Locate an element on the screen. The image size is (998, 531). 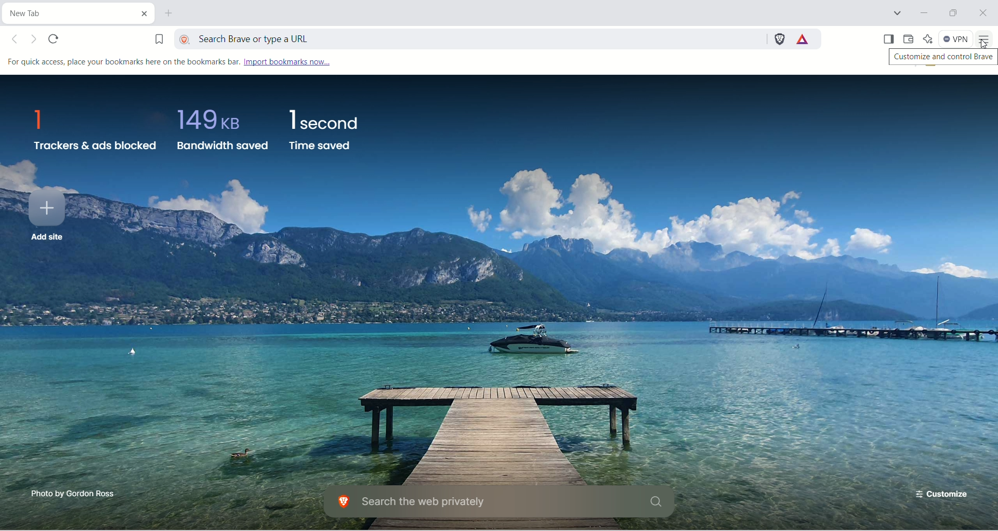
import bookmarks now is located at coordinates (286, 62).